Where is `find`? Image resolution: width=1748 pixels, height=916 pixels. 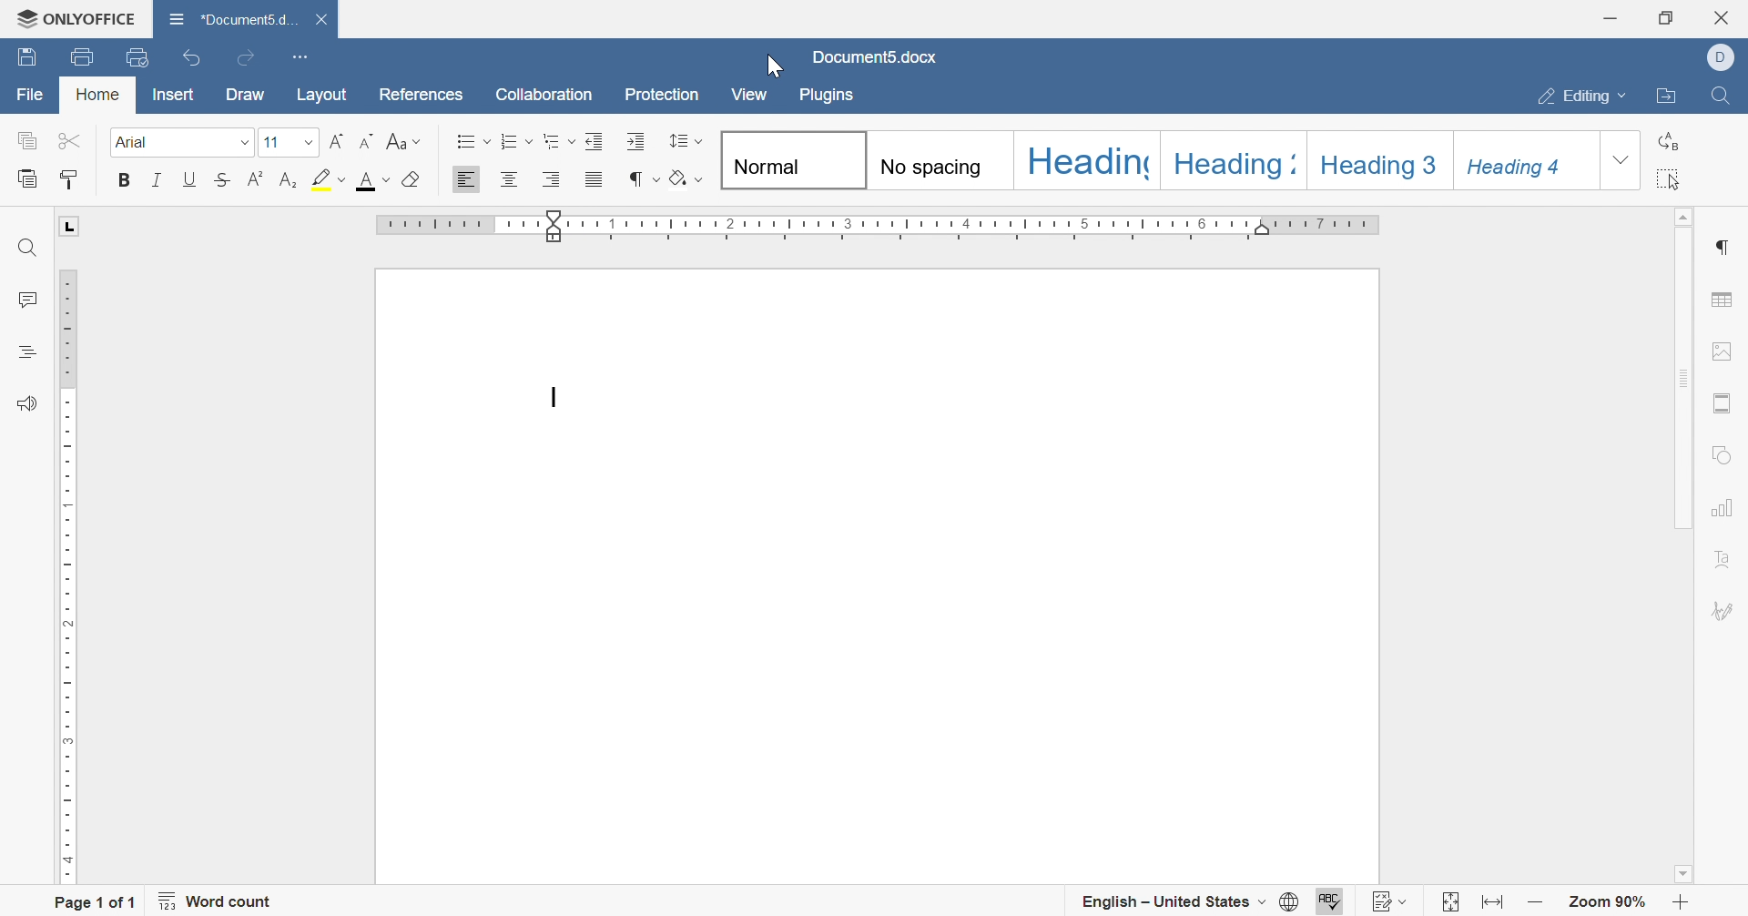 find is located at coordinates (27, 247).